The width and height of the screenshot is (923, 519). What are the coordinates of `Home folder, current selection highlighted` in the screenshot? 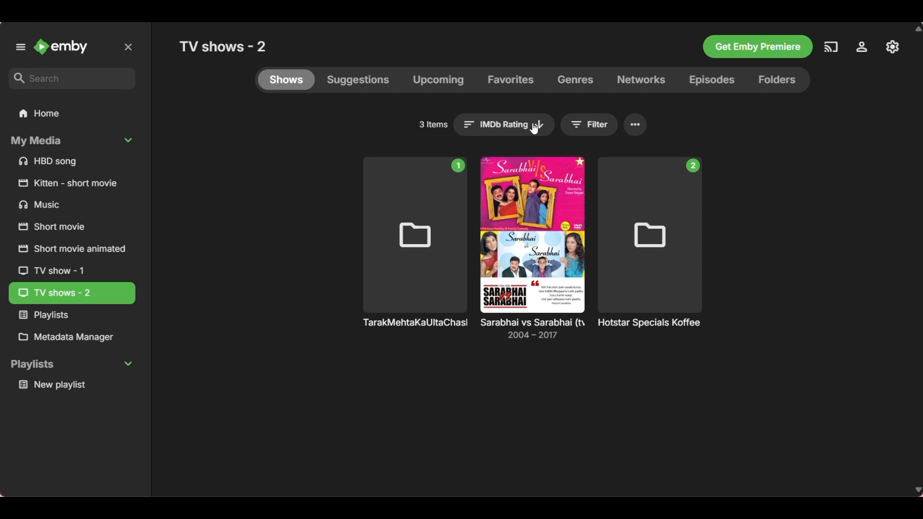 It's located at (72, 114).